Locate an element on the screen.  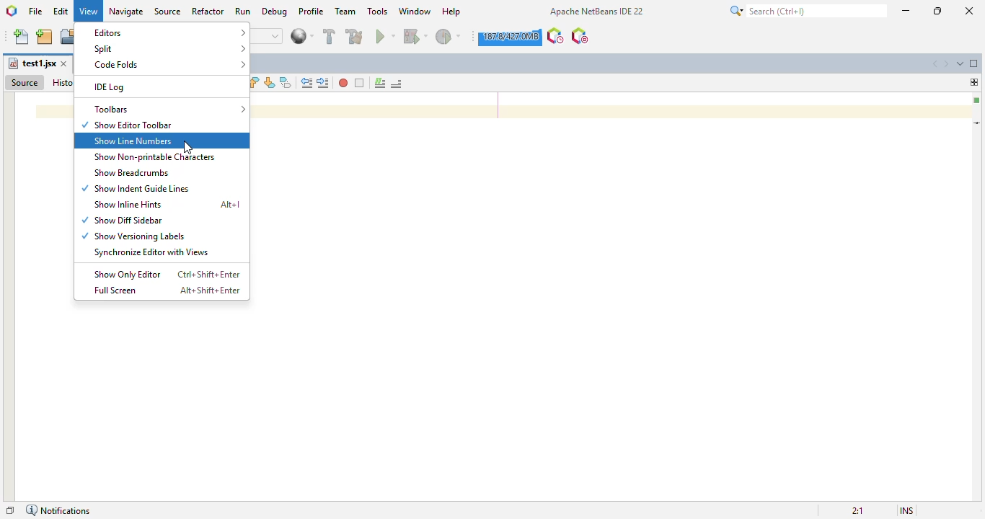
team is located at coordinates (346, 11).